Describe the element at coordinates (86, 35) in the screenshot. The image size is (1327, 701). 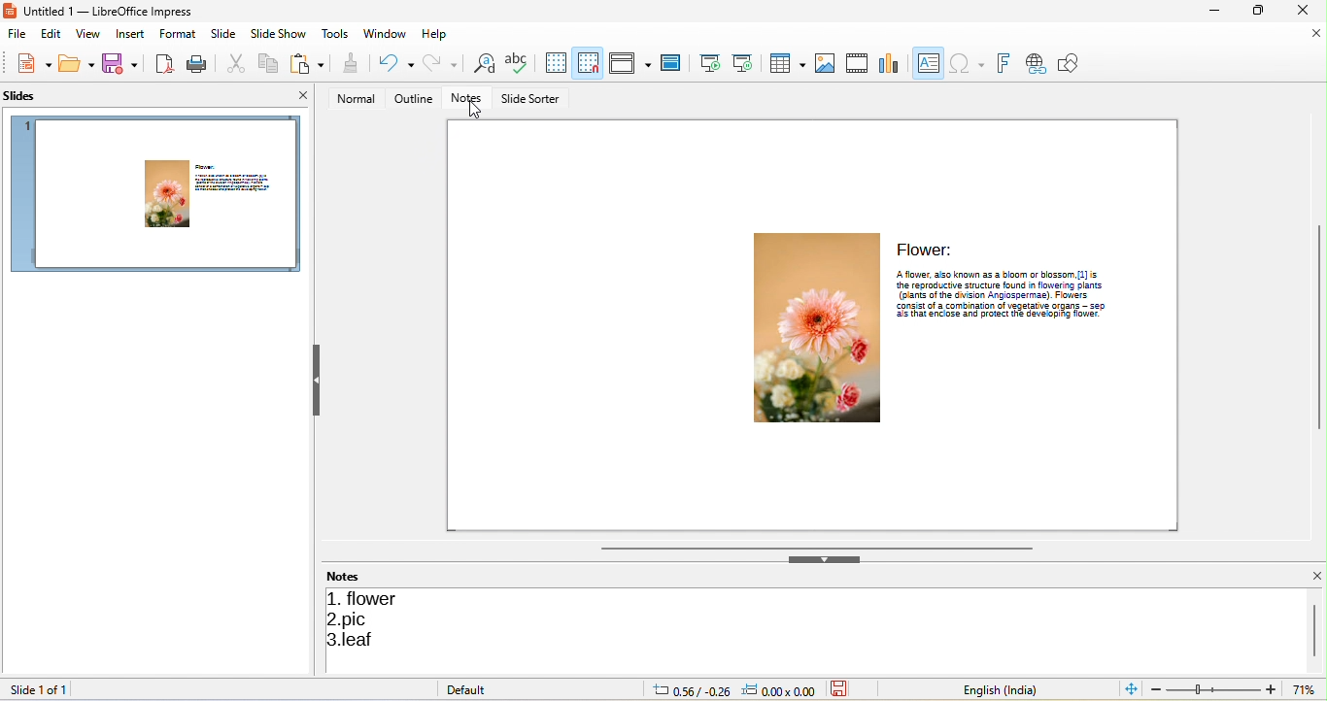
I see `view` at that location.